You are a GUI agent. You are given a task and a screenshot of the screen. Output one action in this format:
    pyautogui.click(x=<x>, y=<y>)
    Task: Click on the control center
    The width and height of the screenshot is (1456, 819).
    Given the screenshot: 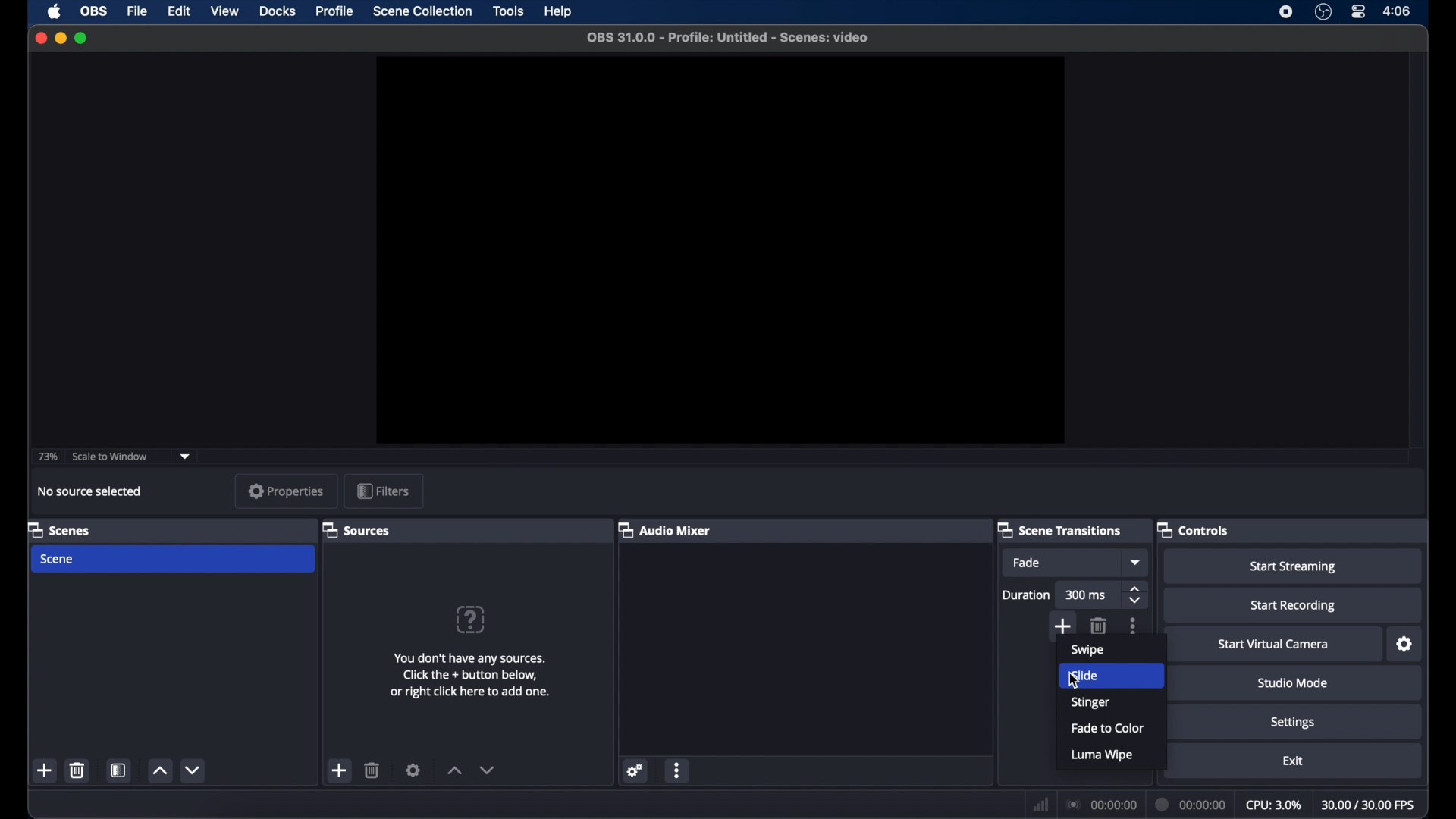 What is the action you would take?
    pyautogui.click(x=1359, y=12)
    